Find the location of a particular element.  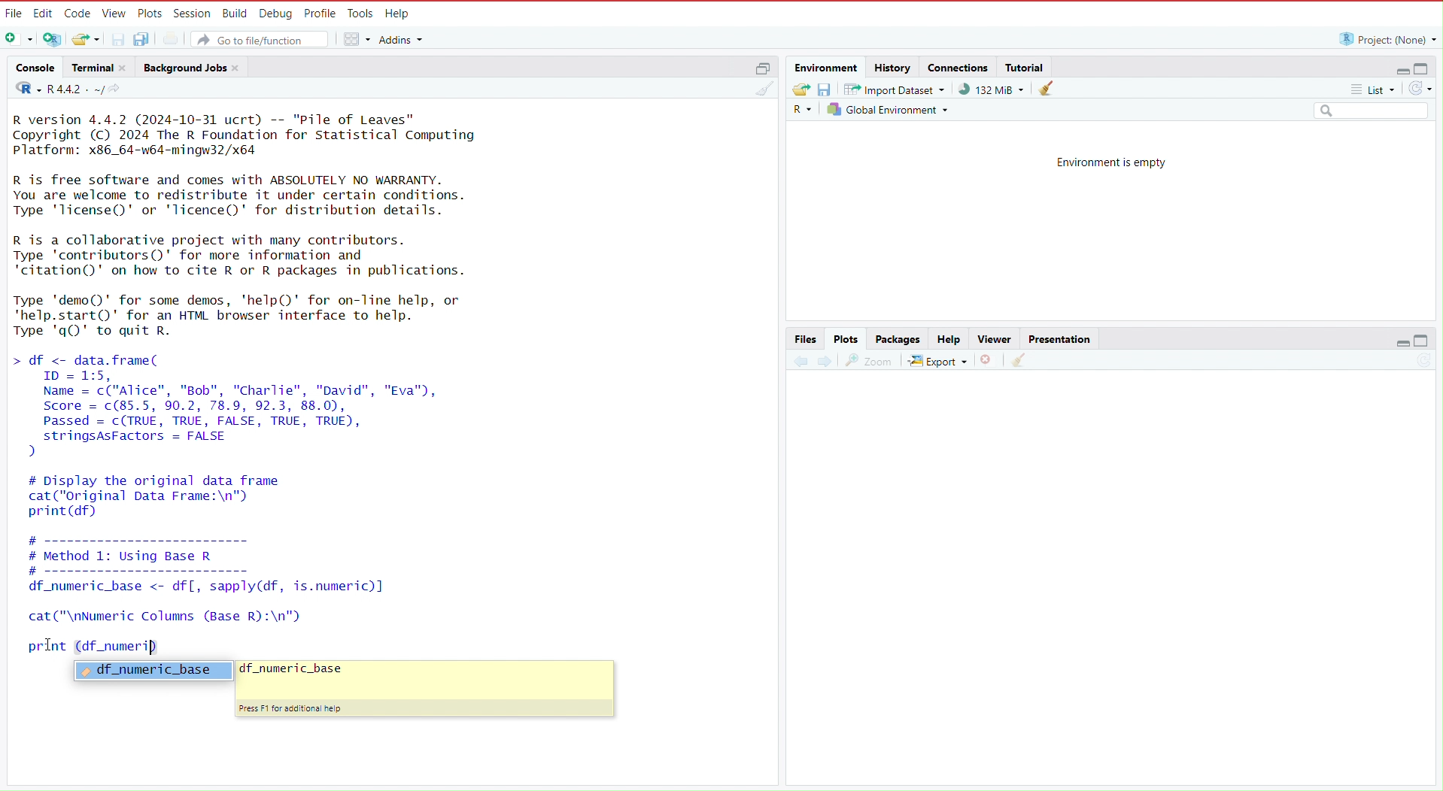

refresh the list of objects in the environment is located at coordinates (1424, 89).